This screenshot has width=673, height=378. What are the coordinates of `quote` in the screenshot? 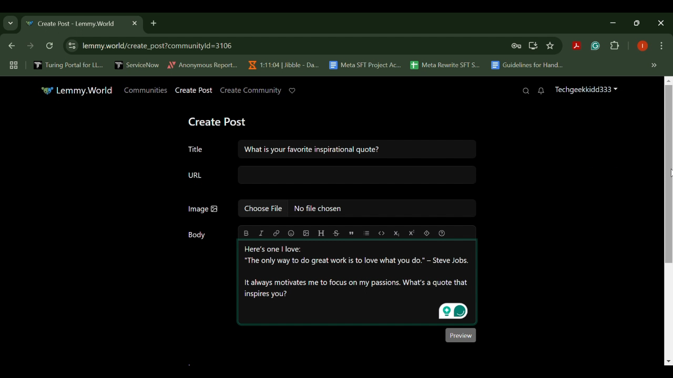 It's located at (351, 232).